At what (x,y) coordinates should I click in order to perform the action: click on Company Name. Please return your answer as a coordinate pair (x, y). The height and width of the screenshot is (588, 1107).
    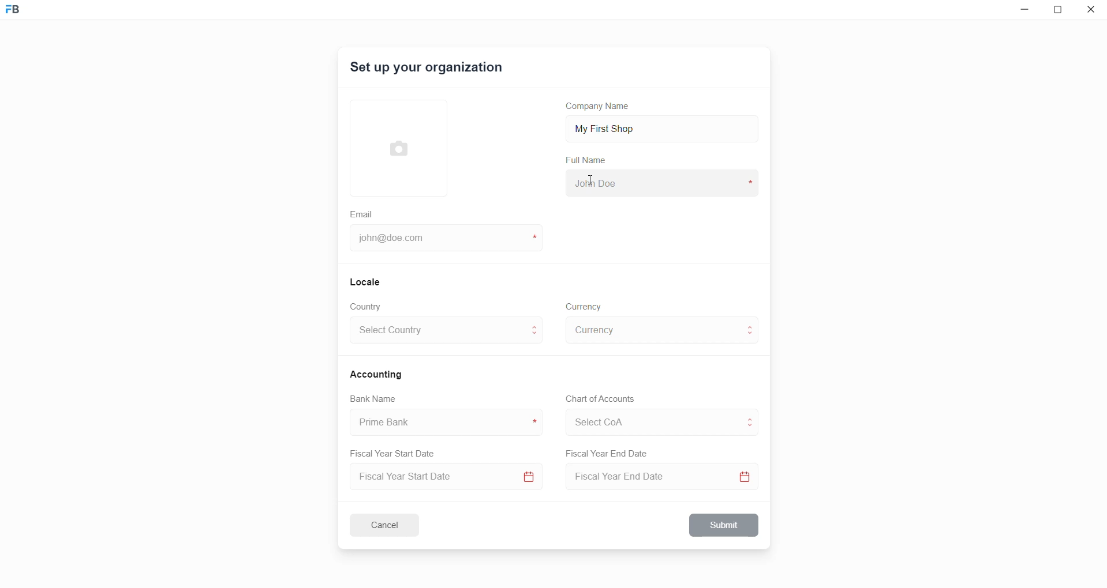
    Looking at the image, I should click on (602, 108).